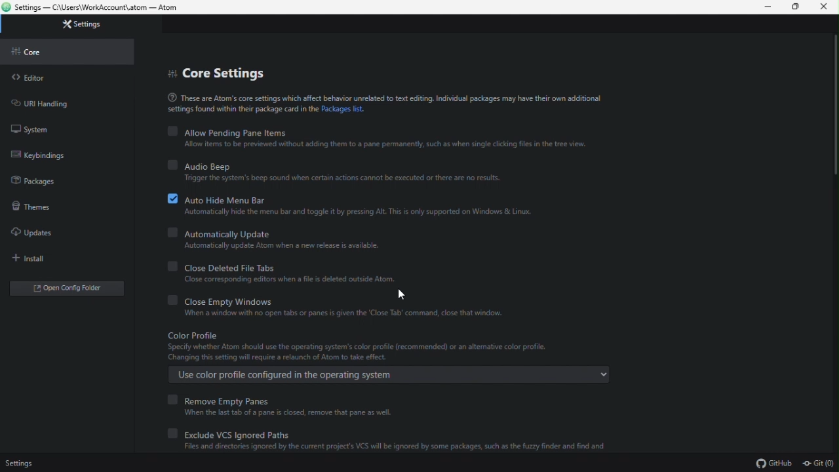 The image size is (839, 472). Describe the element at coordinates (64, 155) in the screenshot. I see `keybindings` at that location.